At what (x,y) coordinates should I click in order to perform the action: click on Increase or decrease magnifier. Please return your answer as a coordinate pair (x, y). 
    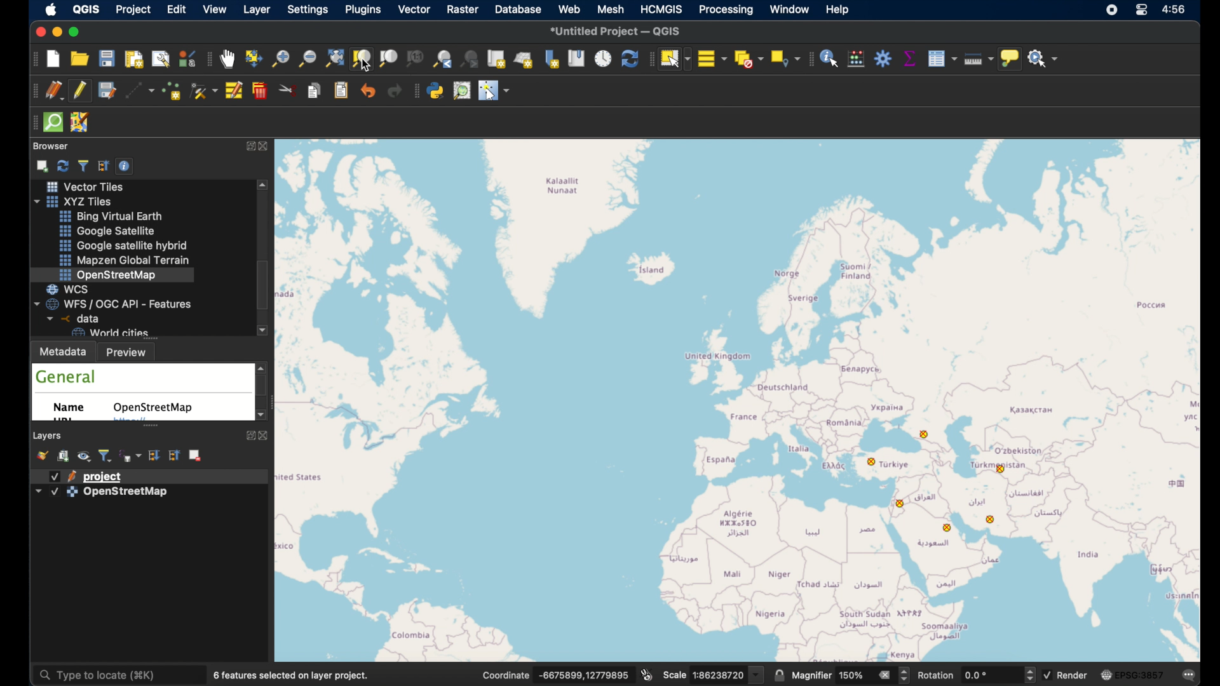
    Looking at the image, I should click on (905, 675).